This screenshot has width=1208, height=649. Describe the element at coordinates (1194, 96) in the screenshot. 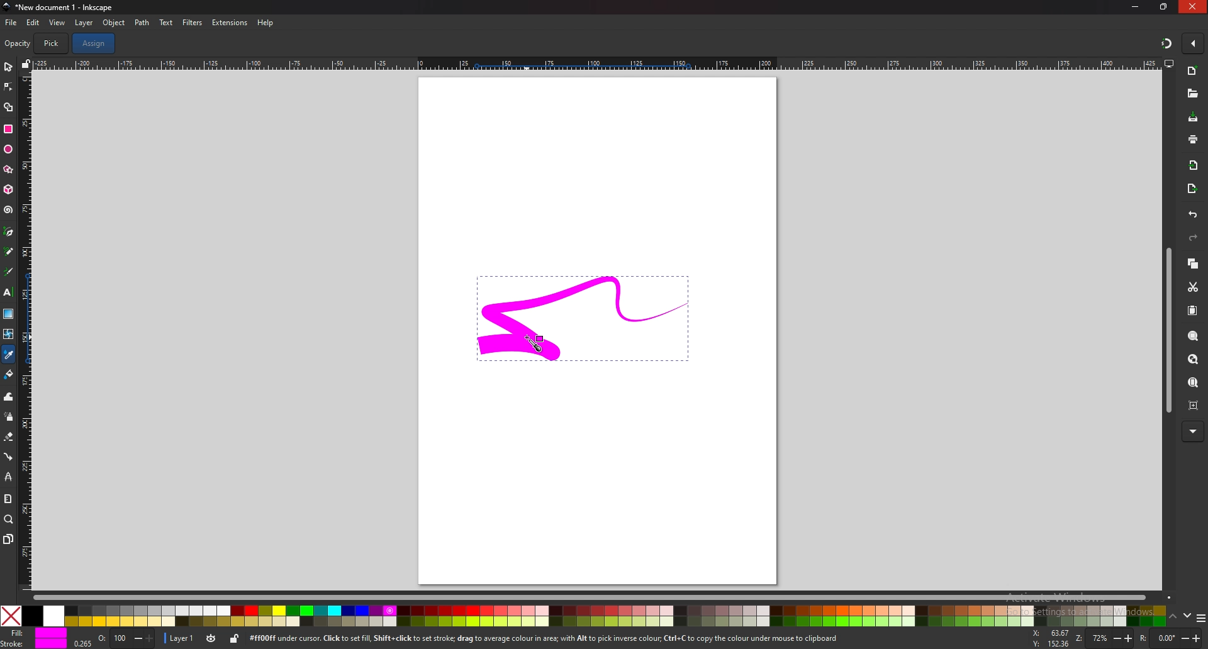

I see `open` at that location.